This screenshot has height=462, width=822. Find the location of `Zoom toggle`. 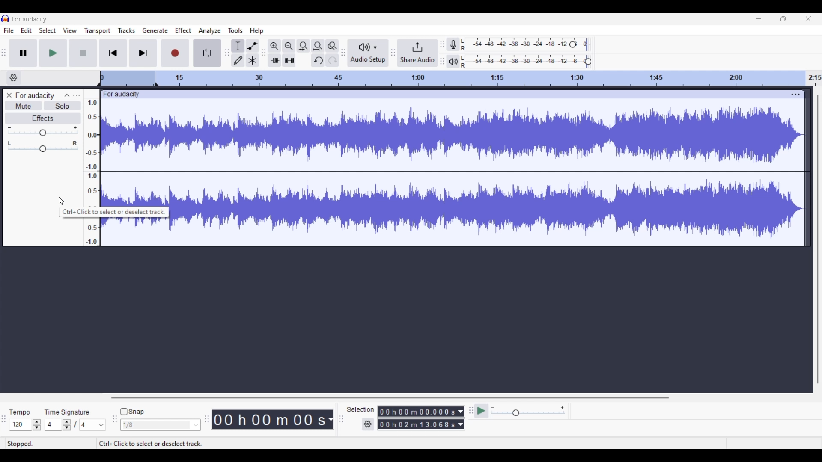

Zoom toggle is located at coordinates (333, 46).